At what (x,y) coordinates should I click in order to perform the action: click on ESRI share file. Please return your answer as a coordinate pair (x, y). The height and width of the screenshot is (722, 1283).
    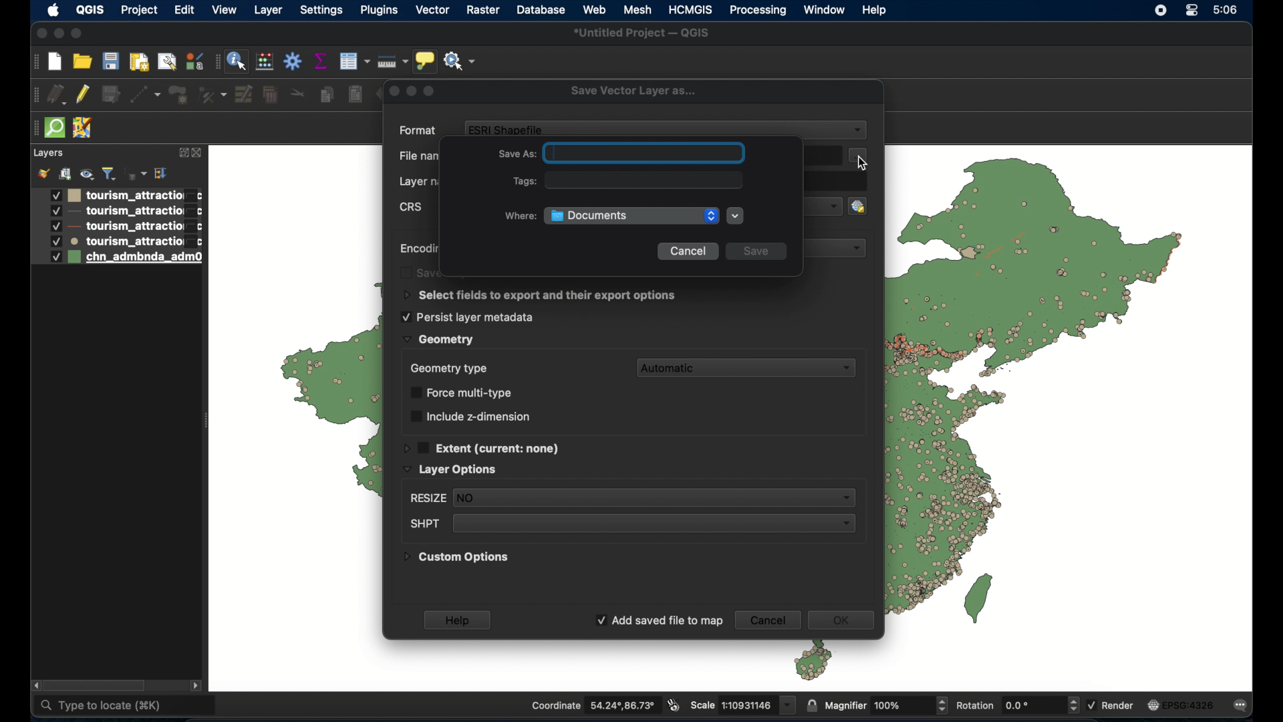
    Looking at the image, I should click on (507, 129).